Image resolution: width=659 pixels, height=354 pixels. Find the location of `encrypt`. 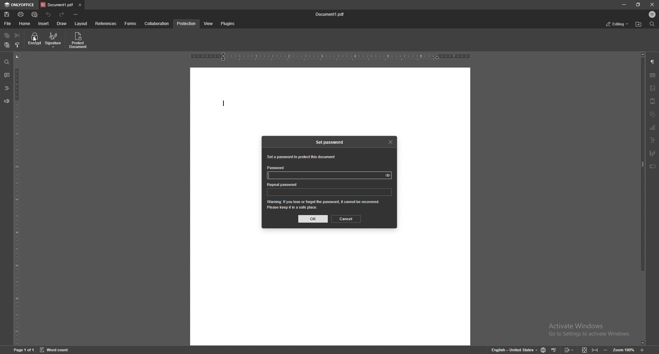

encrypt is located at coordinates (35, 40).